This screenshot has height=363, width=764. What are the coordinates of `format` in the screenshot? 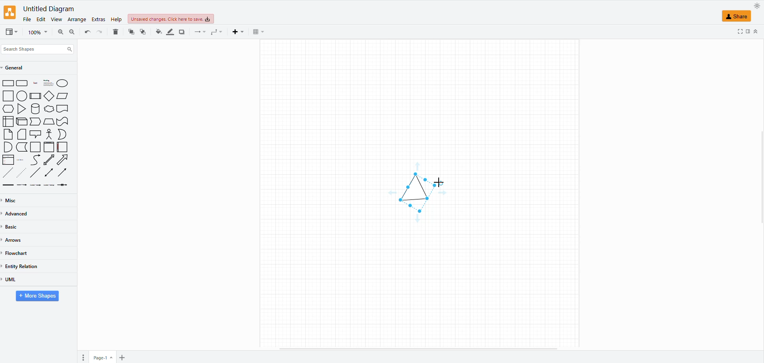 It's located at (747, 32).